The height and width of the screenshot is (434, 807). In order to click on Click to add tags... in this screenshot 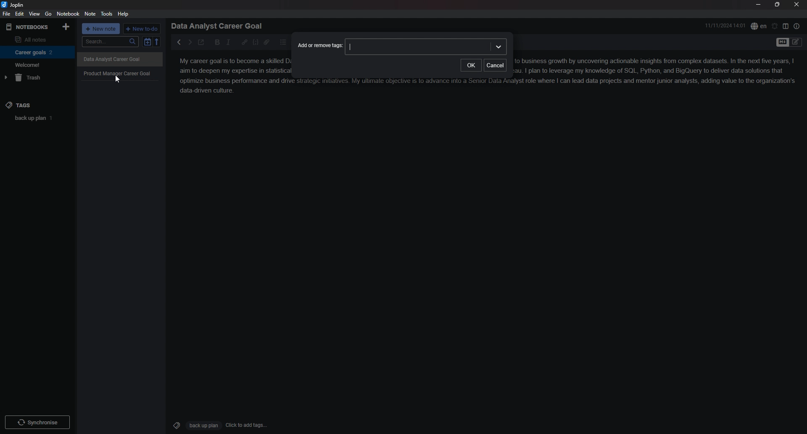, I will do `click(247, 425)`.